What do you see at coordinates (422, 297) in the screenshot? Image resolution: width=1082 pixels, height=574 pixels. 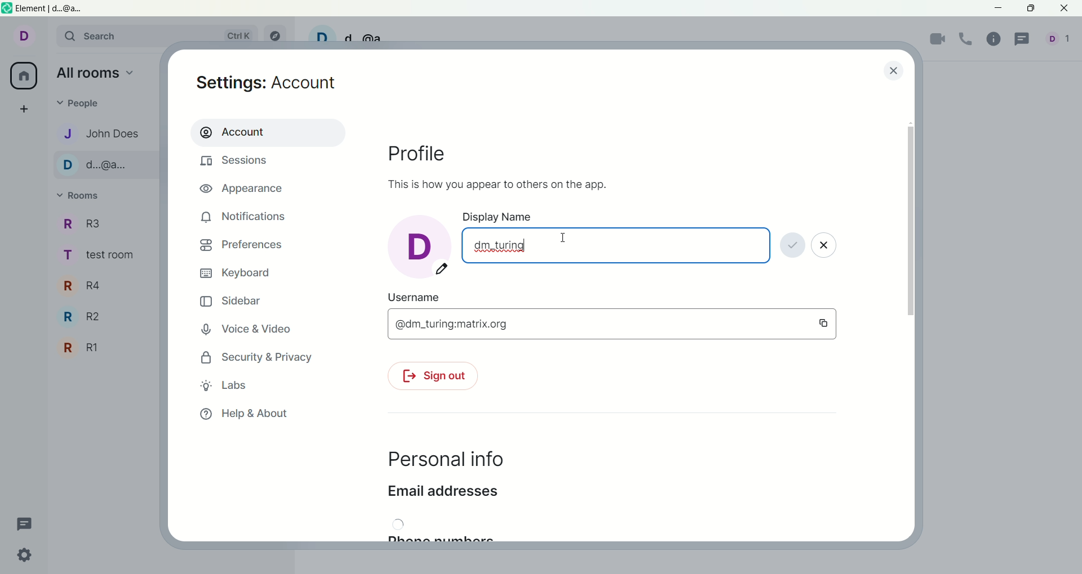 I see `usser name` at bounding box center [422, 297].